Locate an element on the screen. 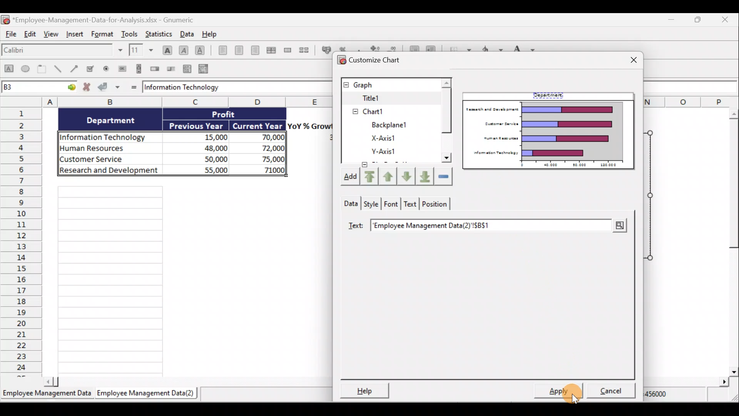 This screenshot has height=416, width=739. Research and Development is located at coordinates (109, 172).